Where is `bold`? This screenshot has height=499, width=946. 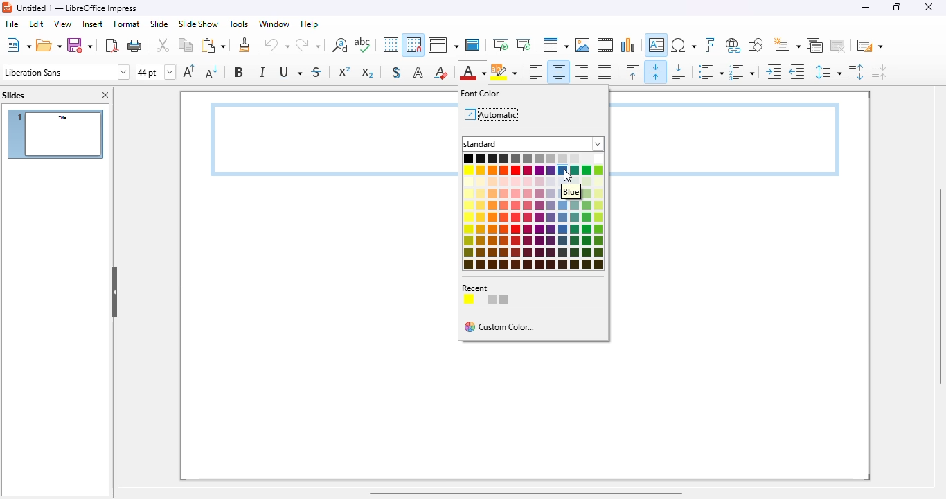 bold is located at coordinates (240, 71).